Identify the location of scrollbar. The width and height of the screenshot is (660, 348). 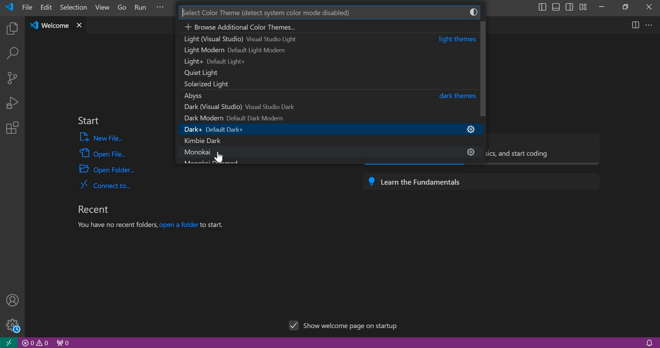
(483, 68).